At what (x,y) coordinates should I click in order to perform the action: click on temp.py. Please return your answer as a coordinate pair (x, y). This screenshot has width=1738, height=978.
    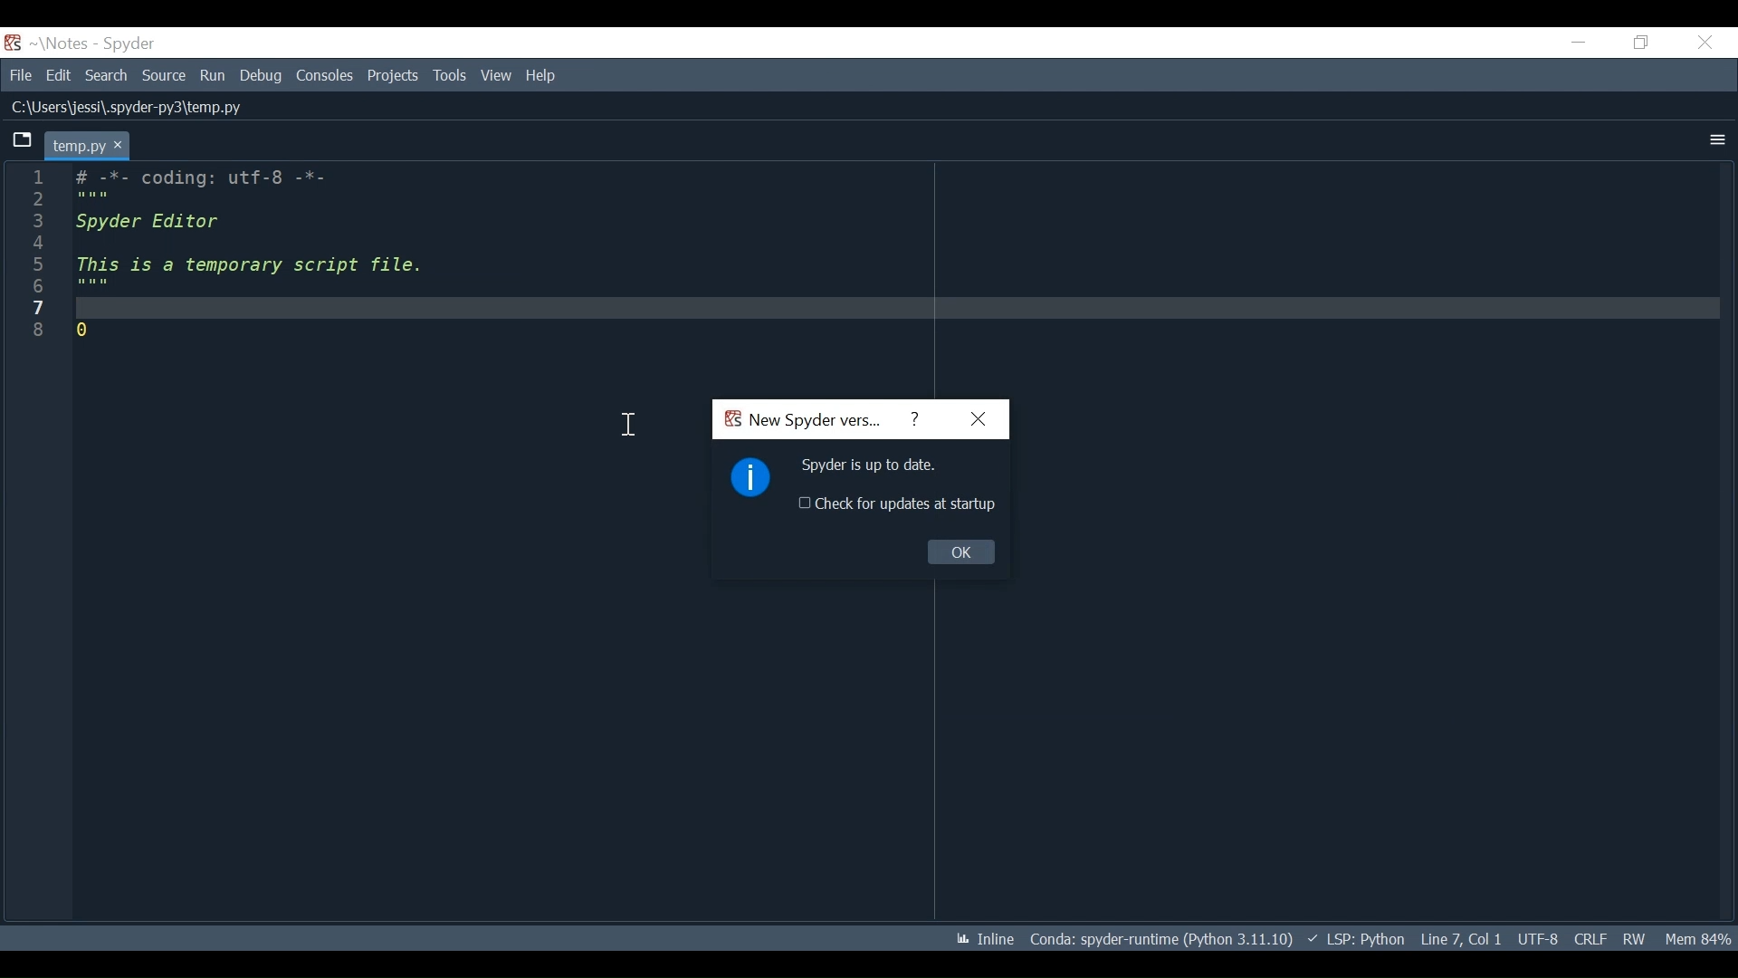
    Looking at the image, I should click on (87, 144).